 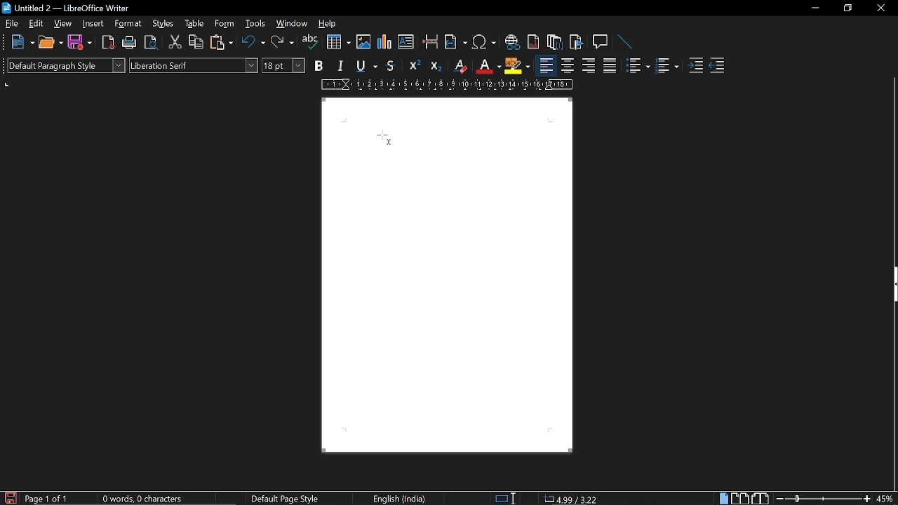 What do you see at coordinates (637, 66) in the screenshot?
I see `toggle unordered list` at bounding box center [637, 66].